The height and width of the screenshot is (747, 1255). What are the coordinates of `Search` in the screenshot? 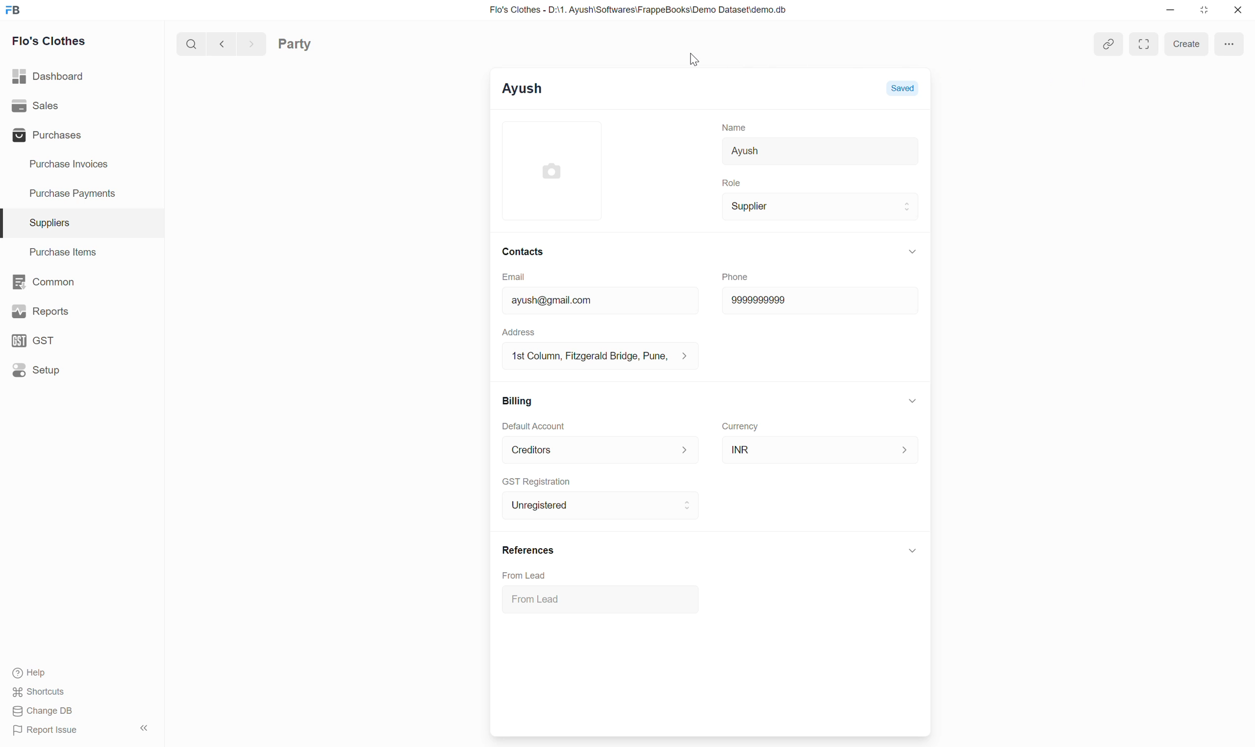 It's located at (192, 43).